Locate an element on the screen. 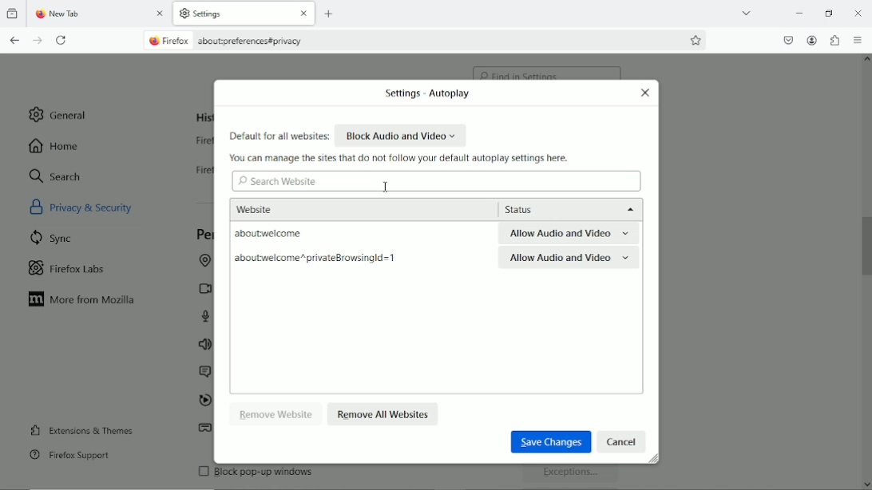  close is located at coordinates (302, 14).